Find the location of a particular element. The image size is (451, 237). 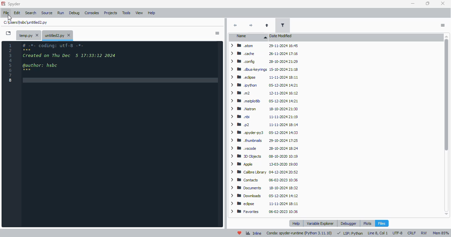

plots is located at coordinates (367, 223).